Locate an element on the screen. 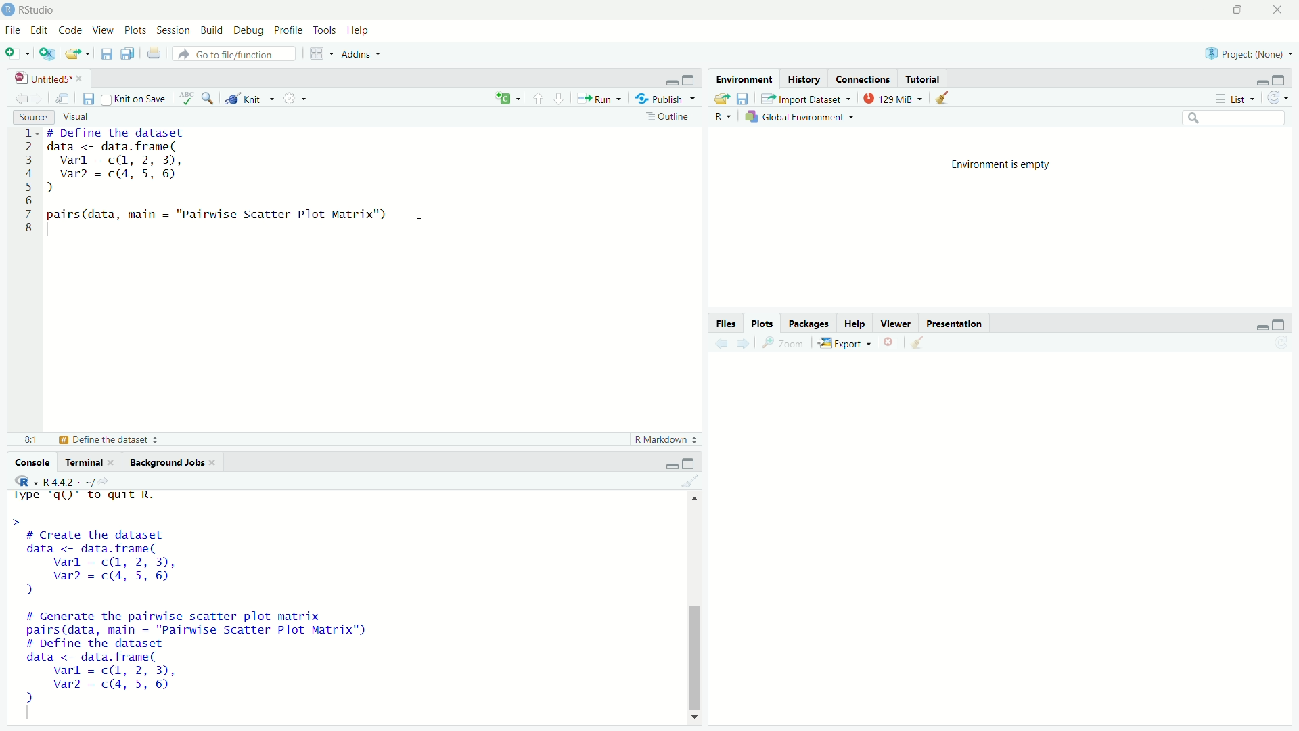 The image size is (1299, 731). Source is located at coordinates (33, 116).